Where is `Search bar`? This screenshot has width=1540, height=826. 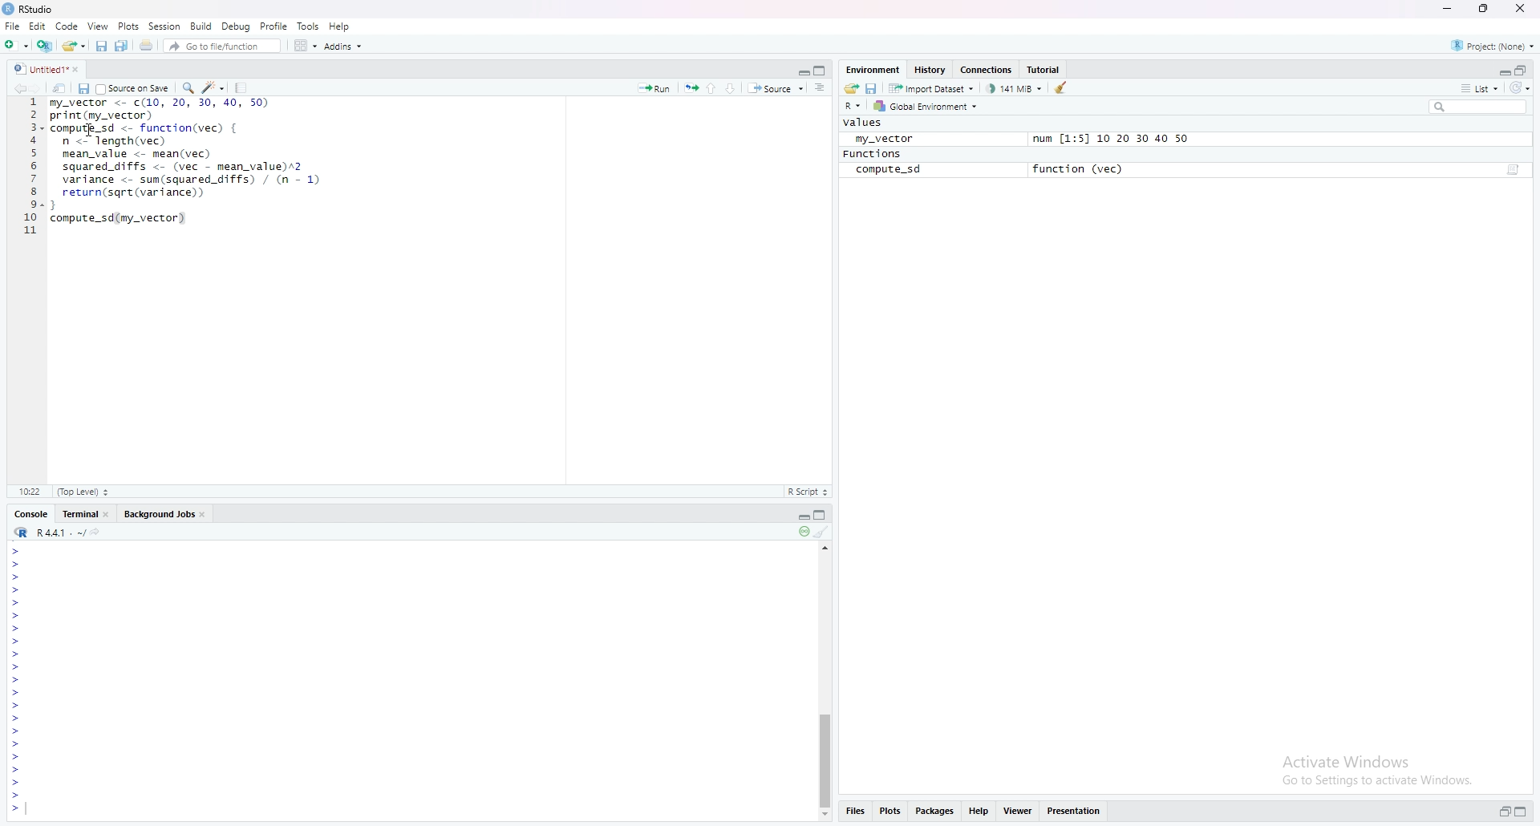
Search bar is located at coordinates (1483, 106).